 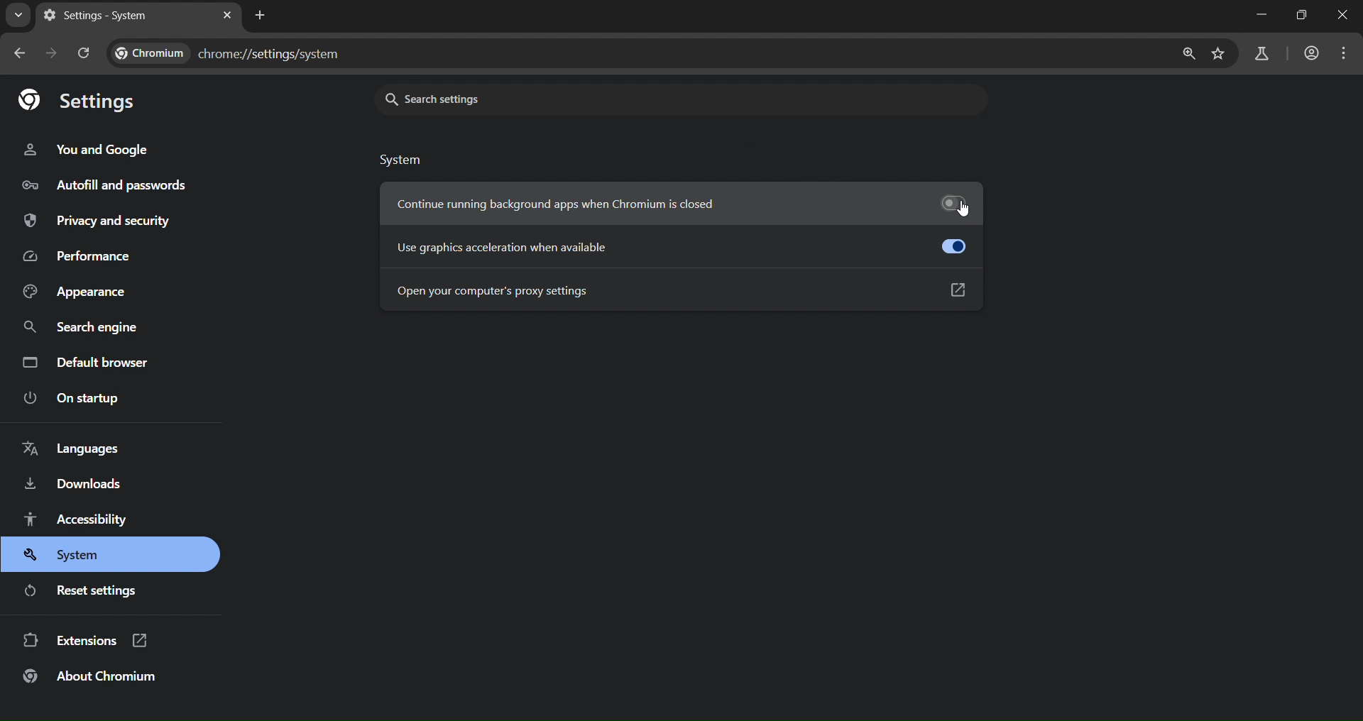 I want to click on accounts, so click(x=1315, y=53).